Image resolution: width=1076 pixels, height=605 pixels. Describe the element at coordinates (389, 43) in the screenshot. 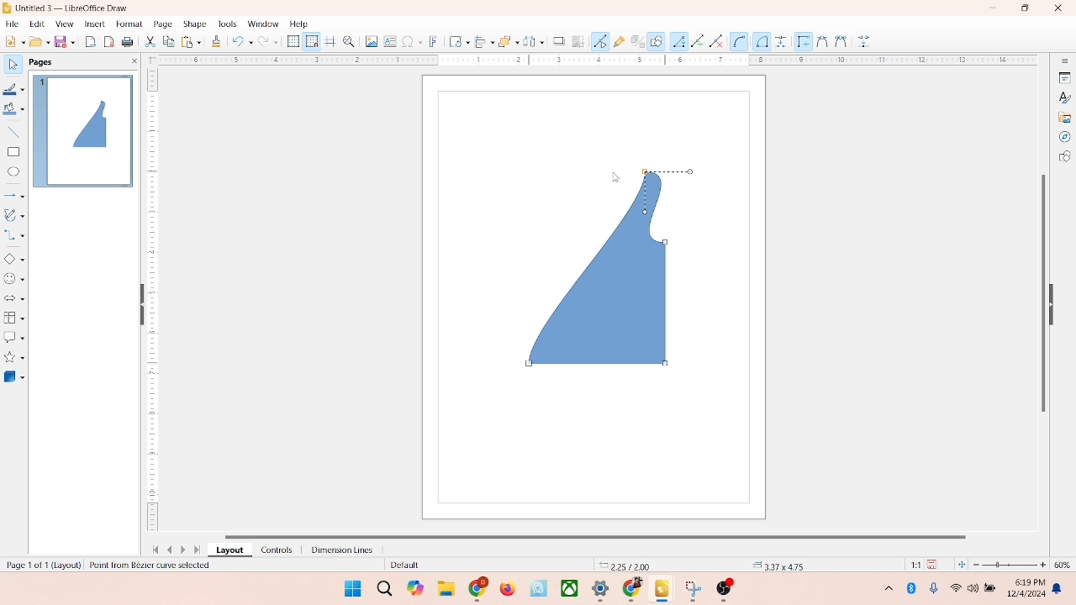

I see `textbox` at that location.